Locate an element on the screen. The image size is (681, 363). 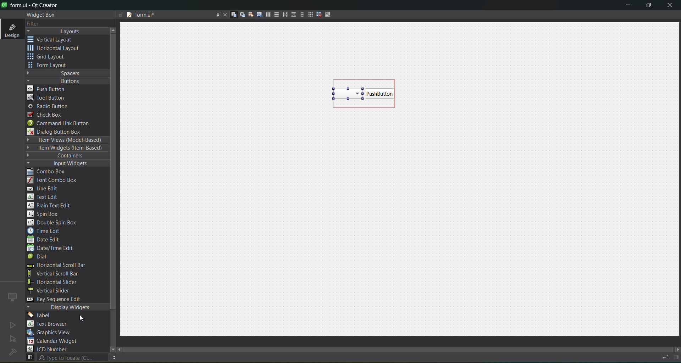
no active project is located at coordinates (13, 339).